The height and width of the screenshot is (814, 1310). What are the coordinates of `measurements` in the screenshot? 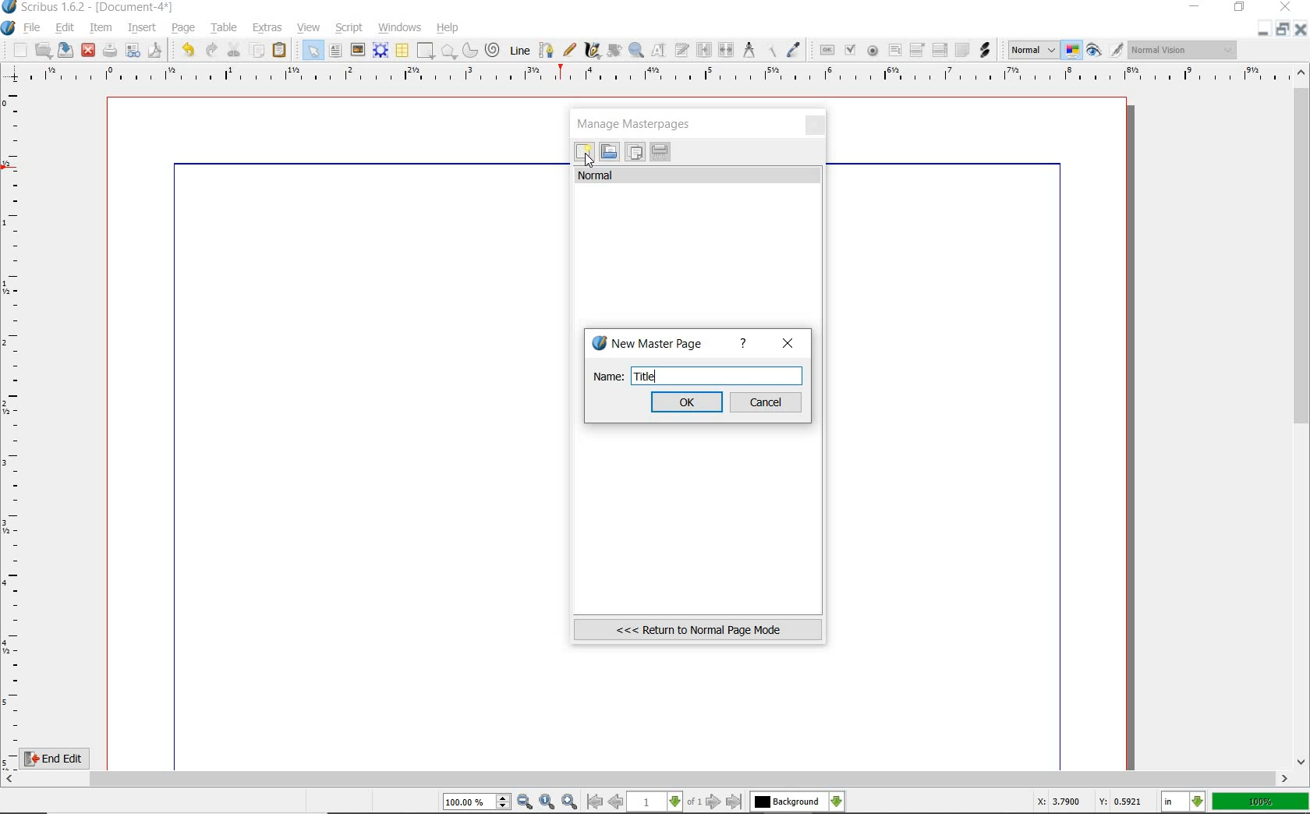 It's located at (749, 51).